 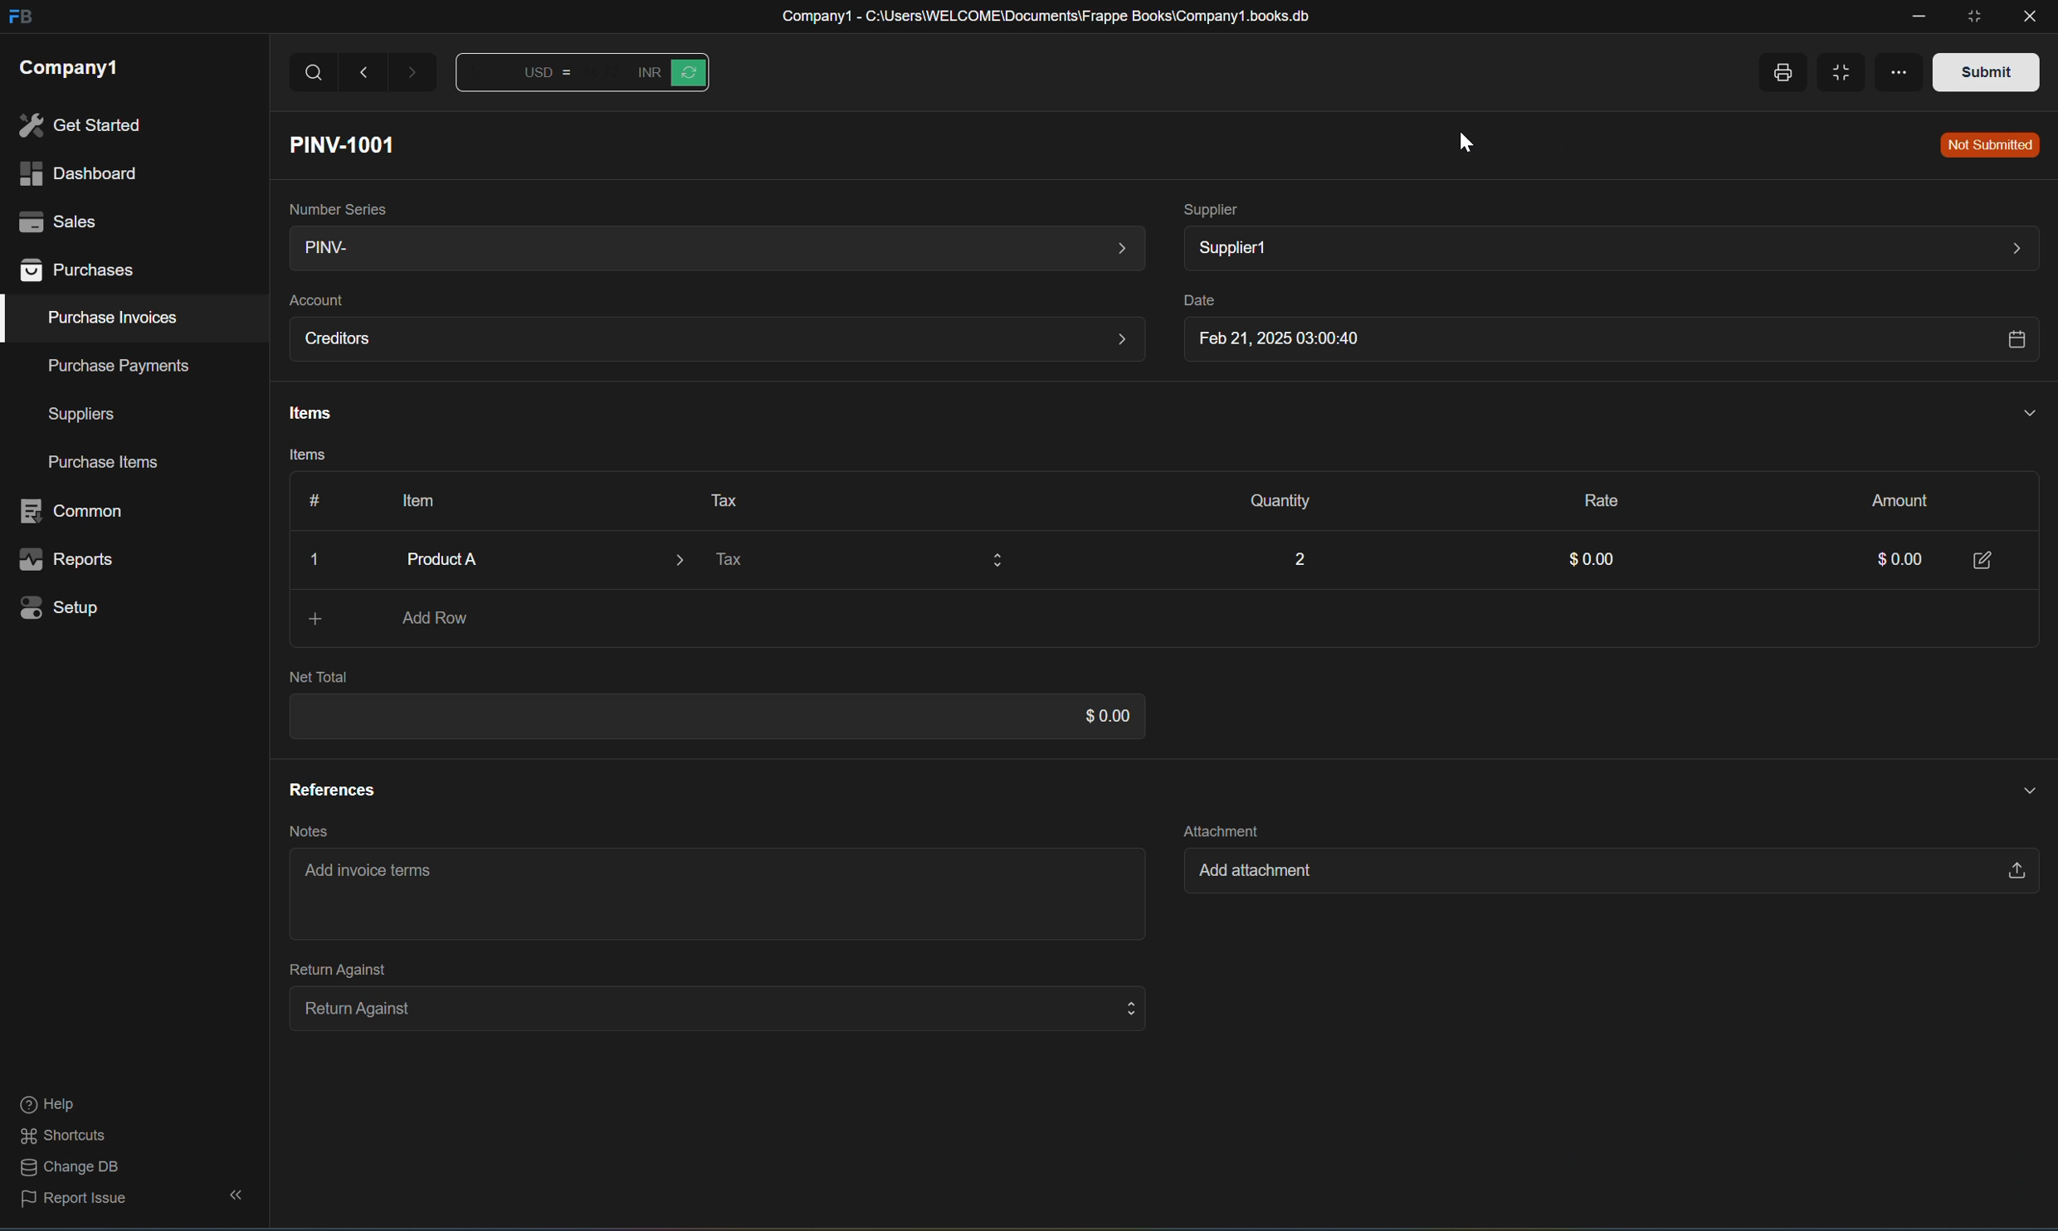 What do you see at coordinates (1221, 828) in the screenshot?
I see `Attachment` at bounding box center [1221, 828].